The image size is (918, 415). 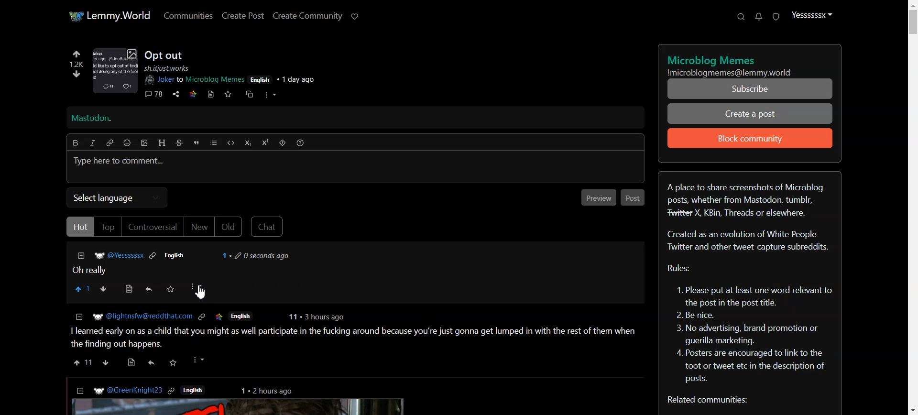 What do you see at coordinates (196, 288) in the screenshot?
I see `More` at bounding box center [196, 288].